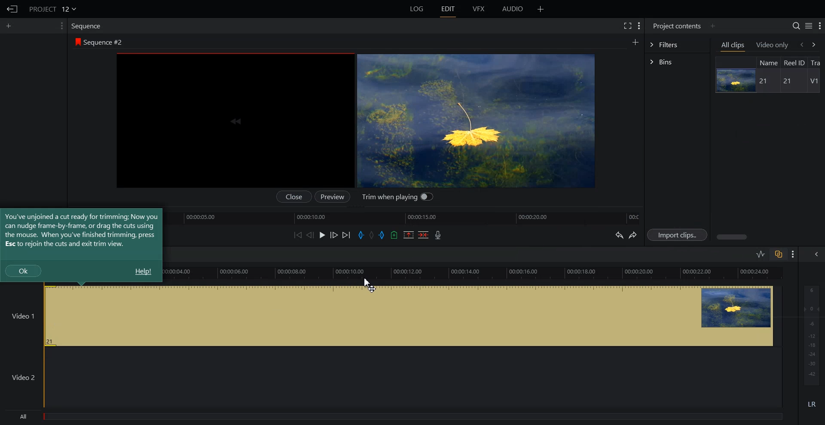 The image size is (825, 425). Describe the element at coordinates (627, 25) in the screenshot. I see `Full screen` at that location.